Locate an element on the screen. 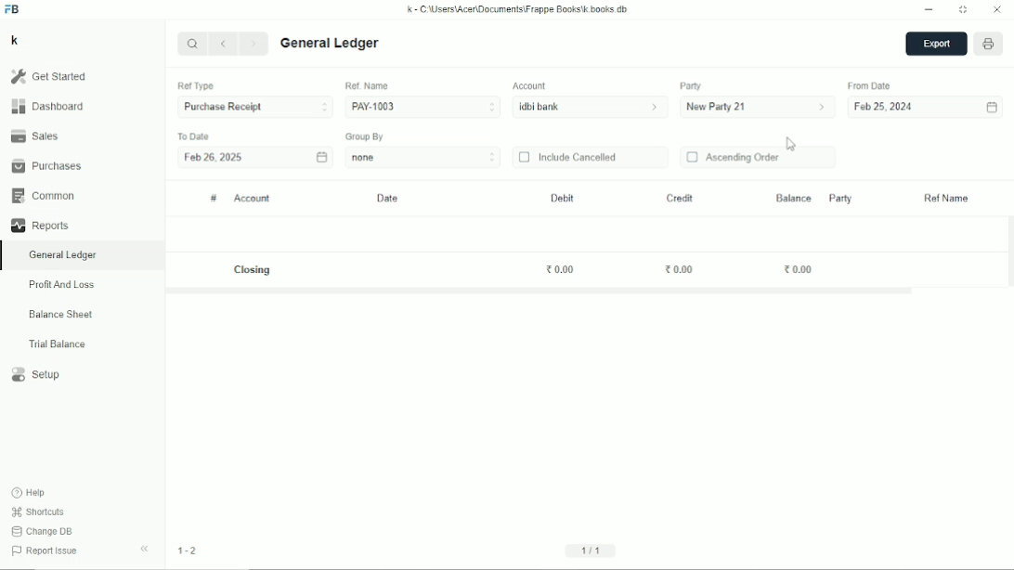  New Party 21 is located at coordinates (758, 108).